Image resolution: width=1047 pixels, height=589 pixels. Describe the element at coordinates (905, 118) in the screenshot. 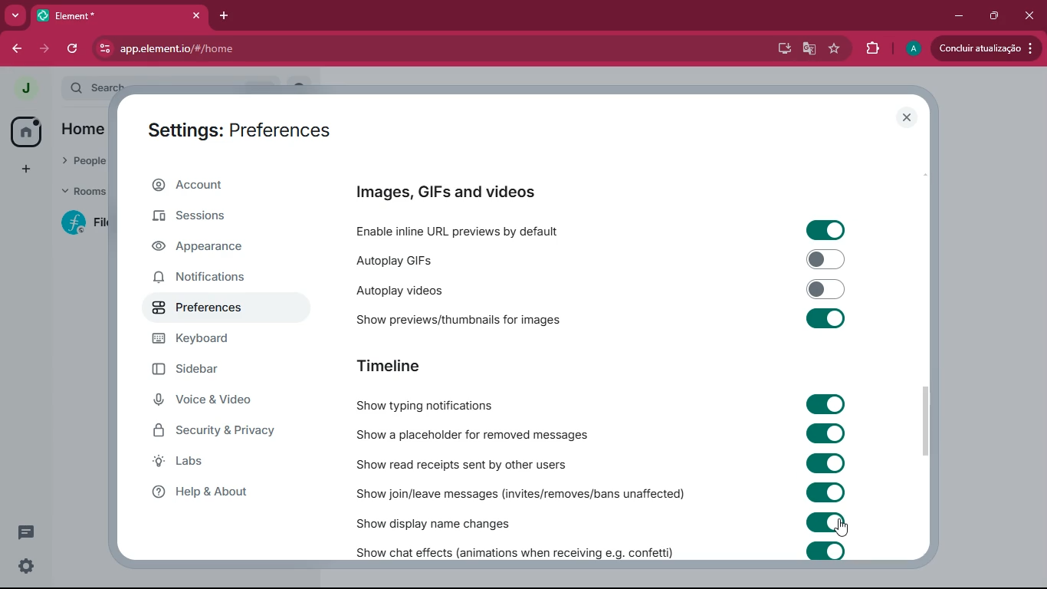

I see `close` at that location.